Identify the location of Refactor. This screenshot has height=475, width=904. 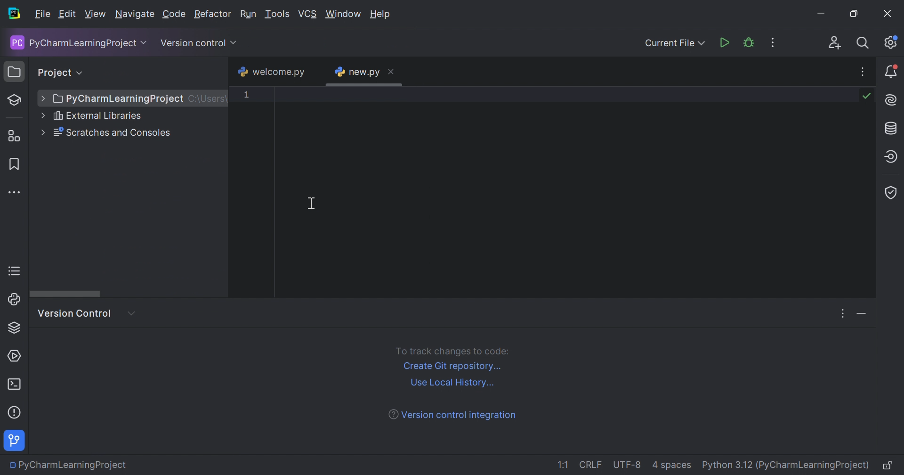
(212, 15).